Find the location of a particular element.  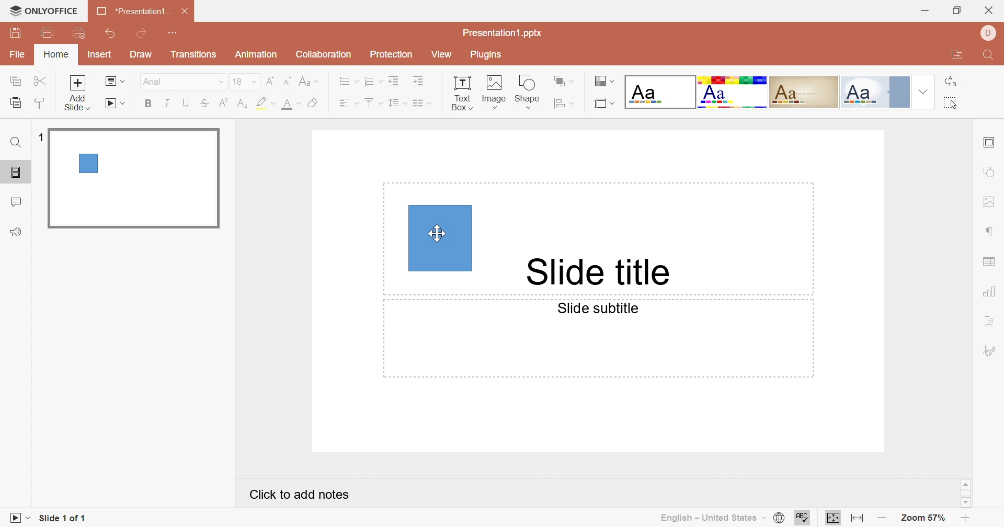

Protection is located at coordinates (393, 54).